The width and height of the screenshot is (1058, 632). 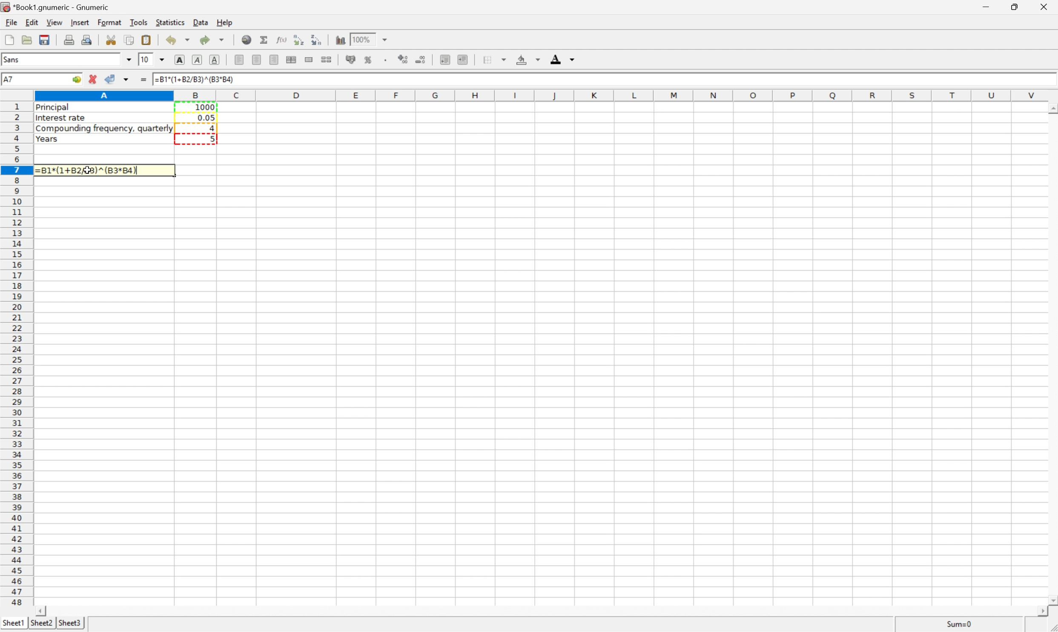 I want to click on edit function in current cell, so click(x=282, y=40).